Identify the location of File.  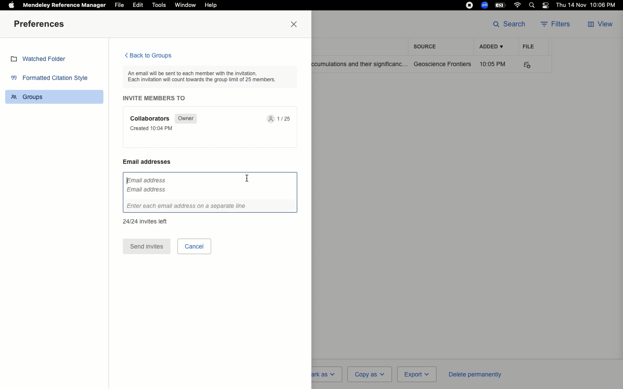
(119, 5).